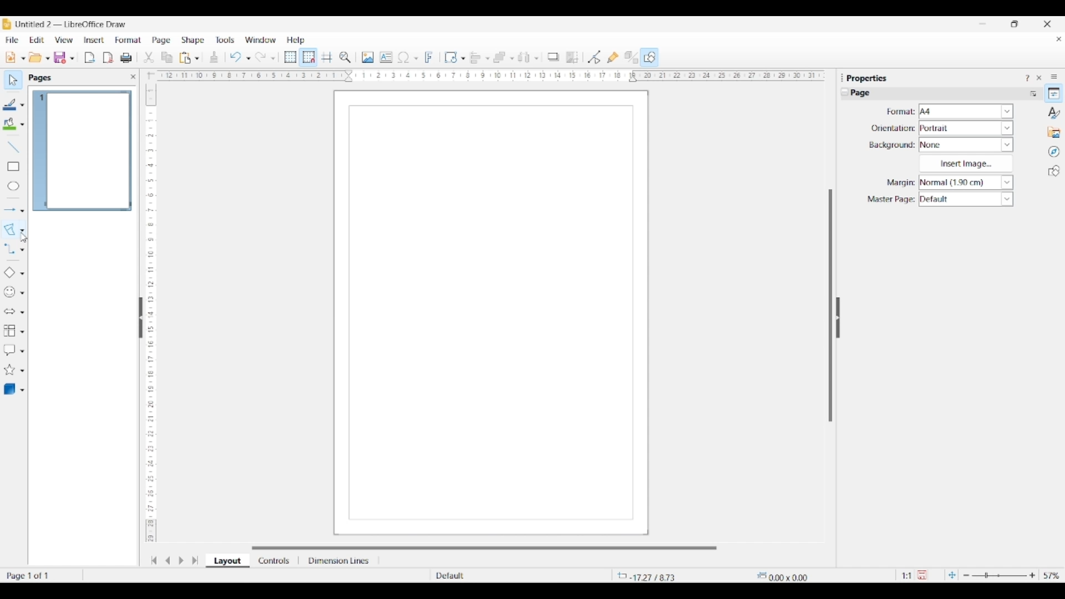 Image resolution: width=1065 pixels, height=599 pixels. What do you see at coordinates (22, 250) in the screenshot?
I see `Connector options` at bounding box center [22, 250].